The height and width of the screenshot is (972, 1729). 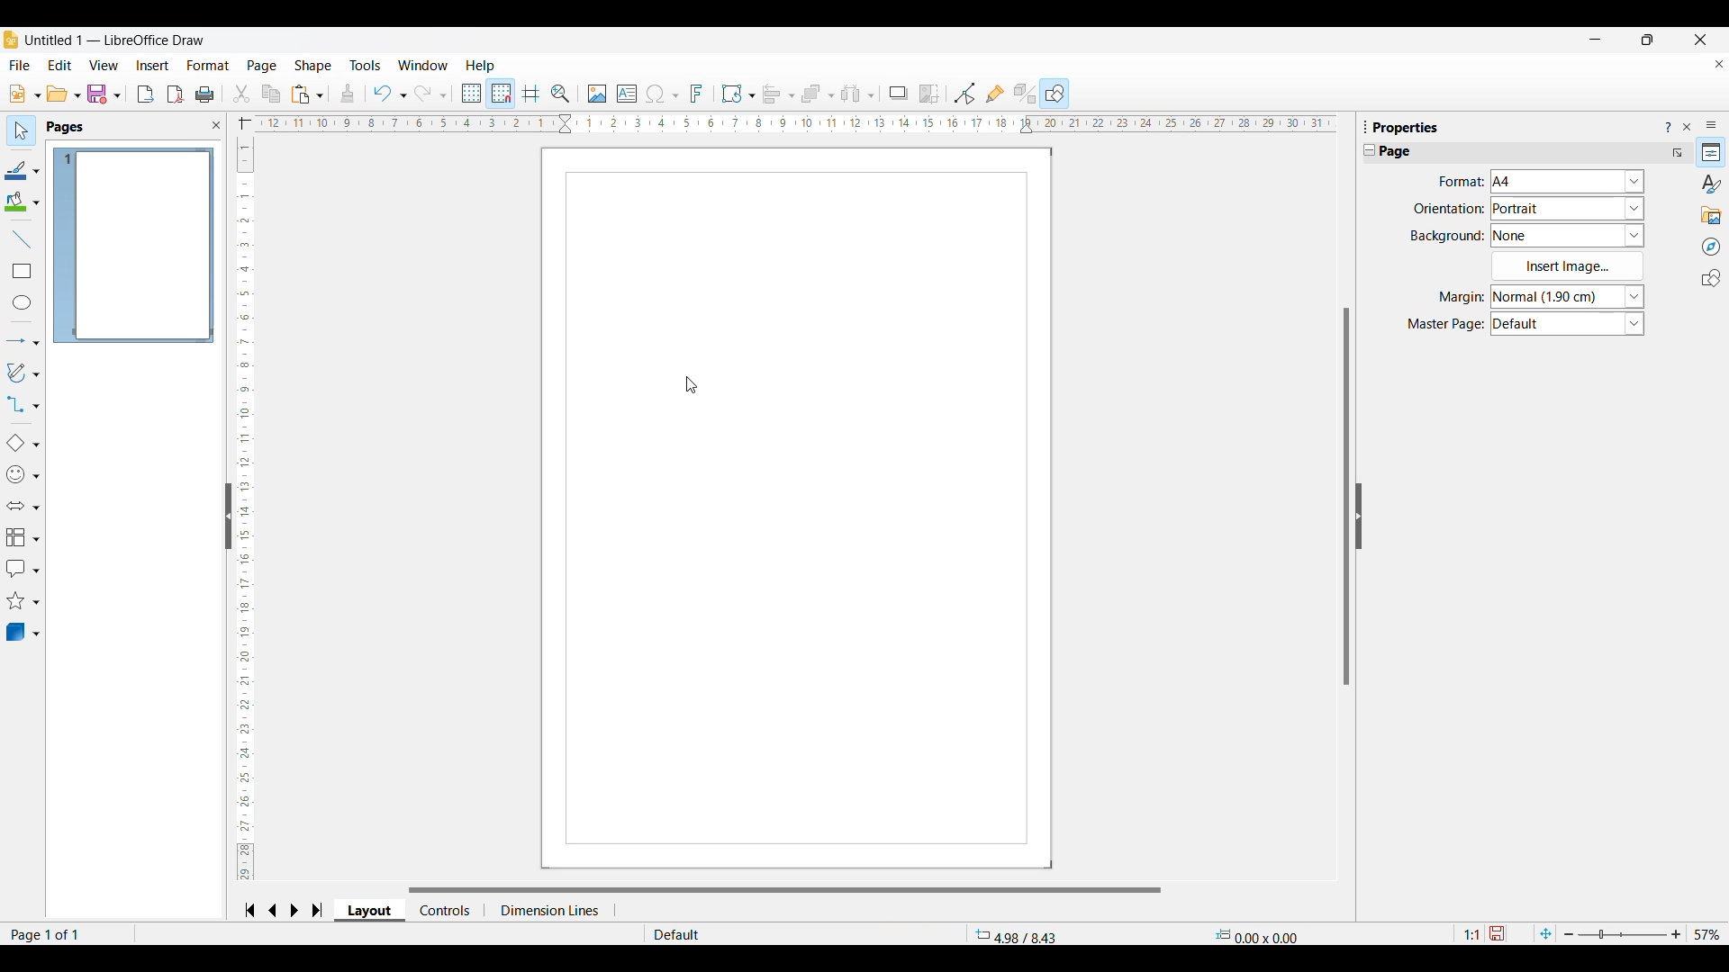 I want to click on Line color options, so click(x=23, y=169).